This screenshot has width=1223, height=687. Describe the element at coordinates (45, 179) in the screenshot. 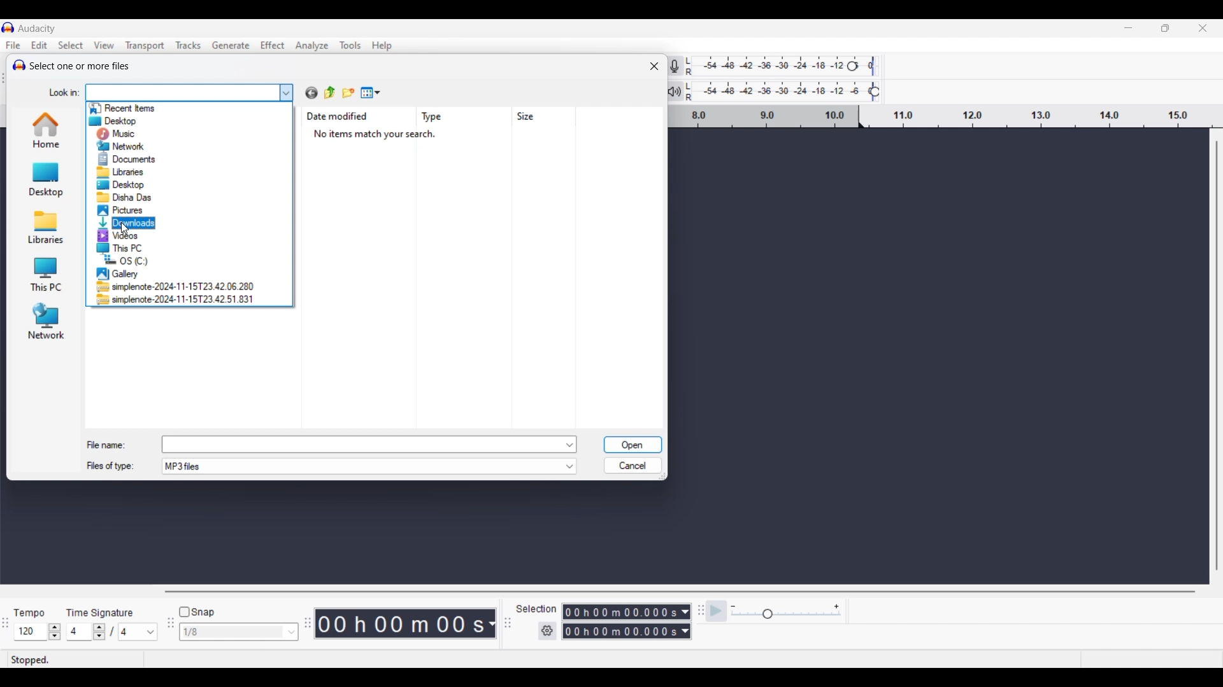

I see `Desktop folder` at that location.